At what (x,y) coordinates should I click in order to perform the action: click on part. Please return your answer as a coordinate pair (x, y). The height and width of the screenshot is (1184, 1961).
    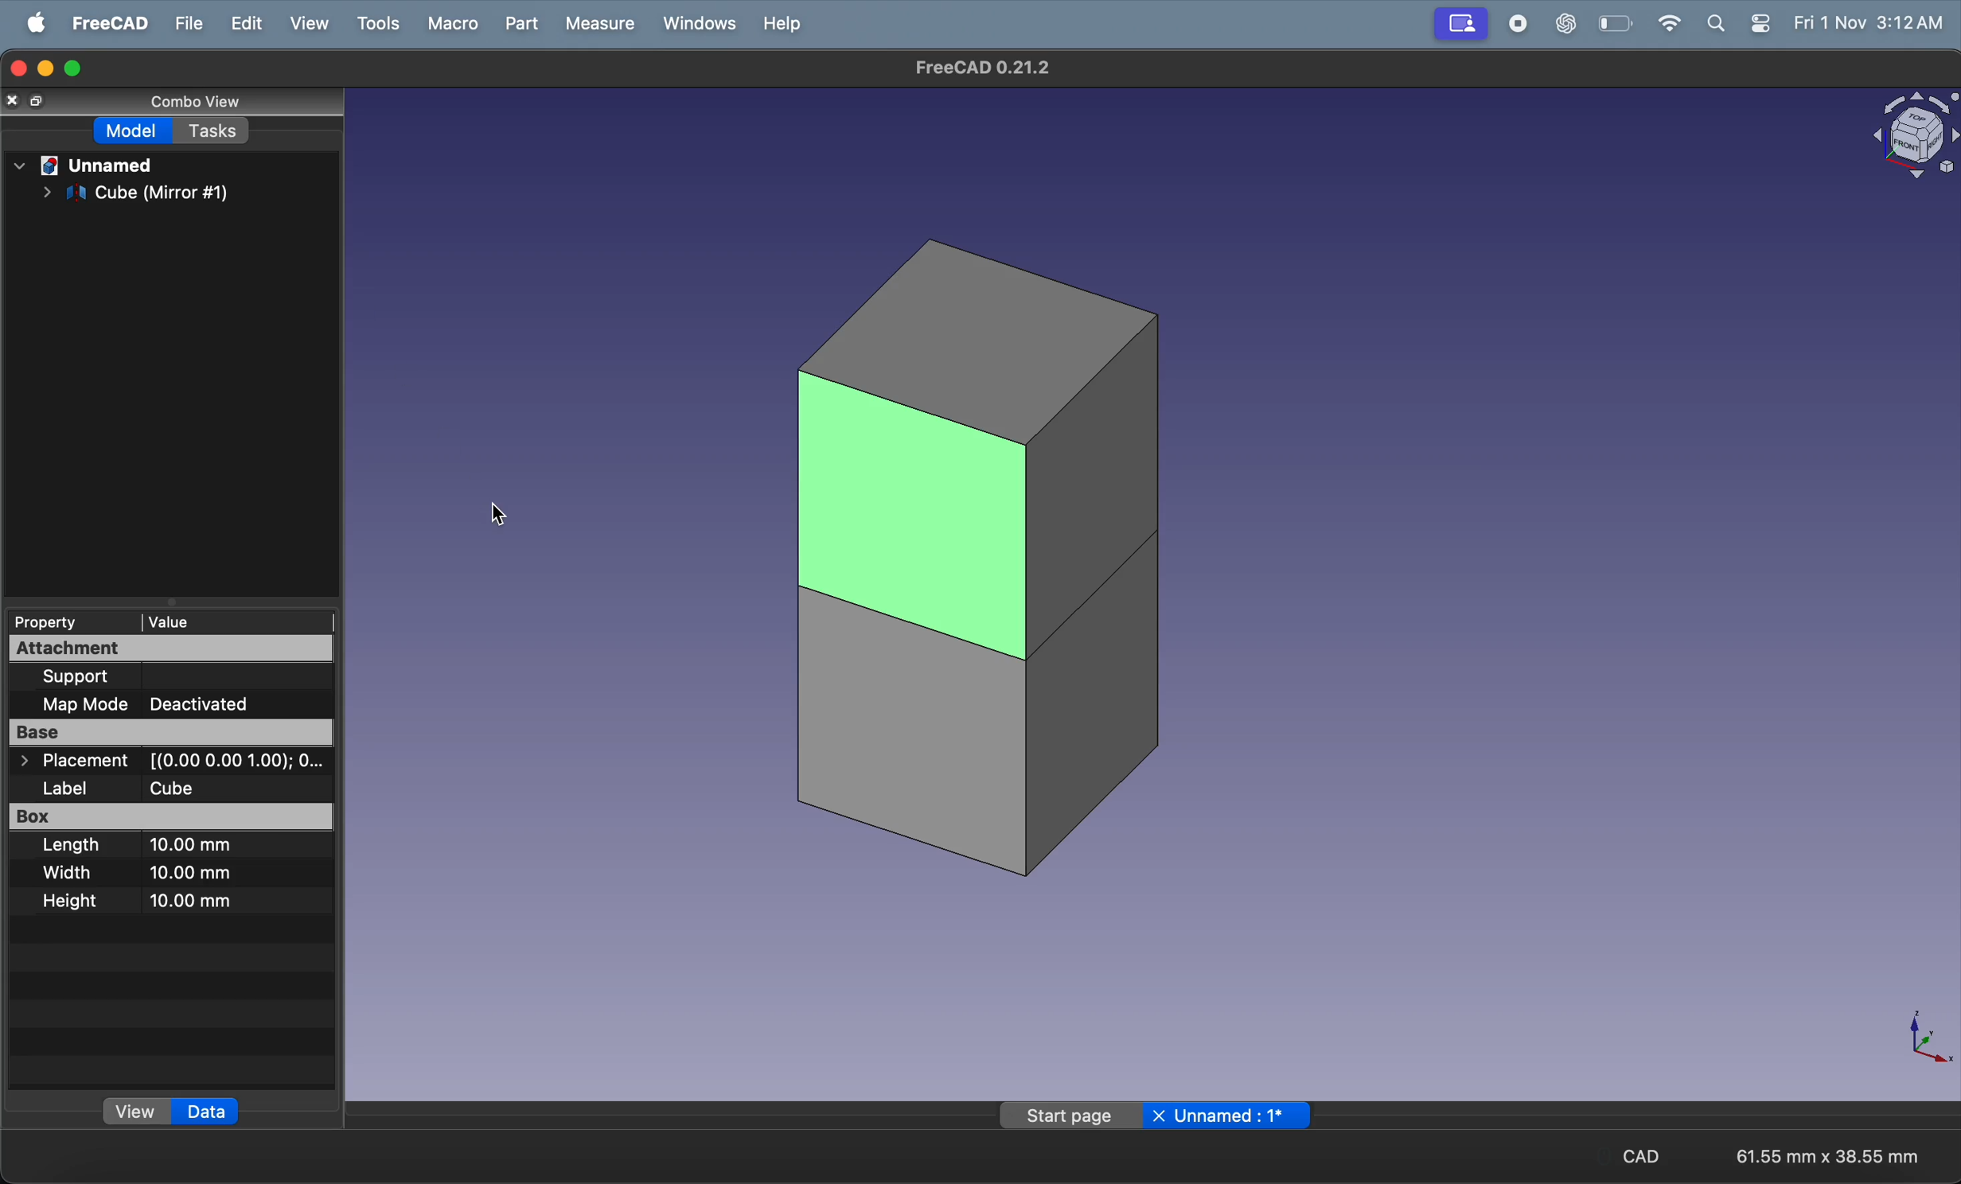
    Looking at the image, I should click on (521, 24).